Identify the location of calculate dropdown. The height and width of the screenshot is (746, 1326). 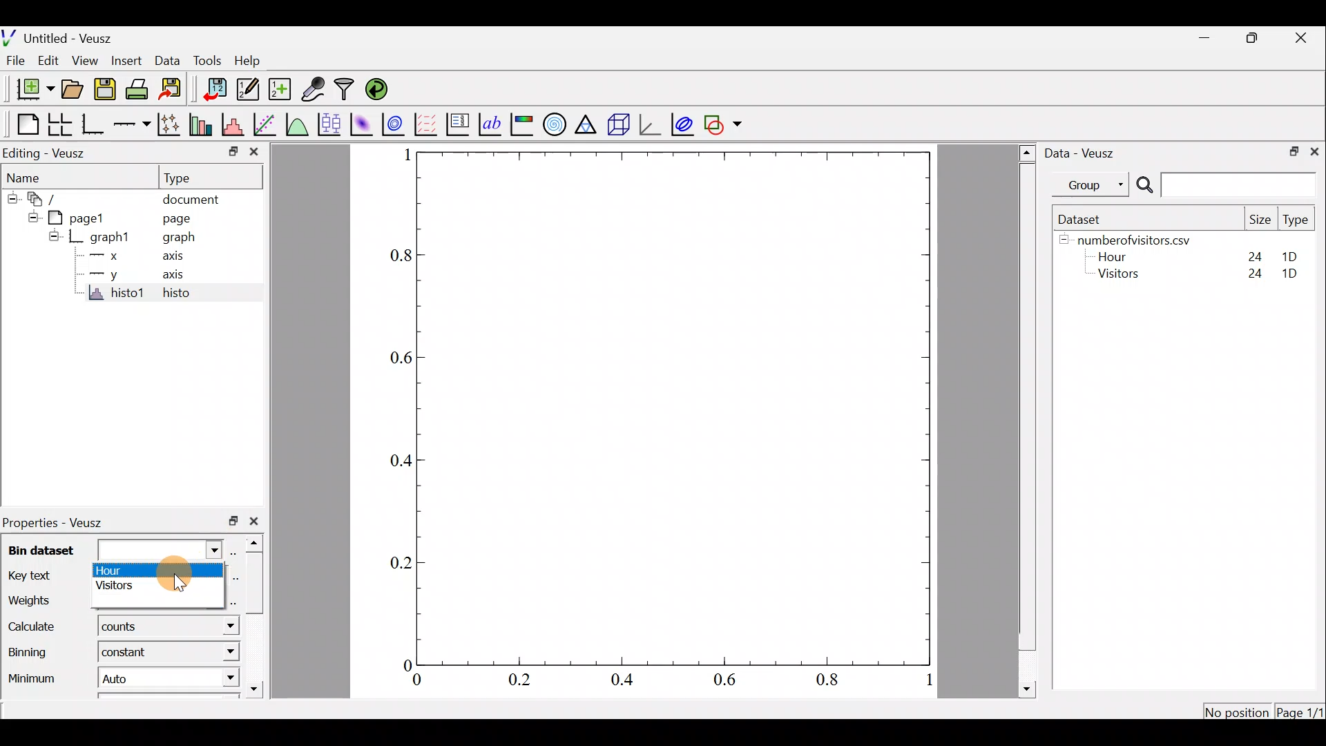
(219, 626).